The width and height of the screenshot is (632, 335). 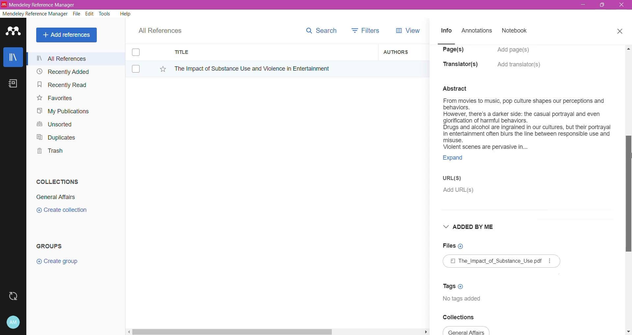 What do you see at coordinates (462, 316) in the screenshot?
I see `Collections` at bounding box center [462, 316].